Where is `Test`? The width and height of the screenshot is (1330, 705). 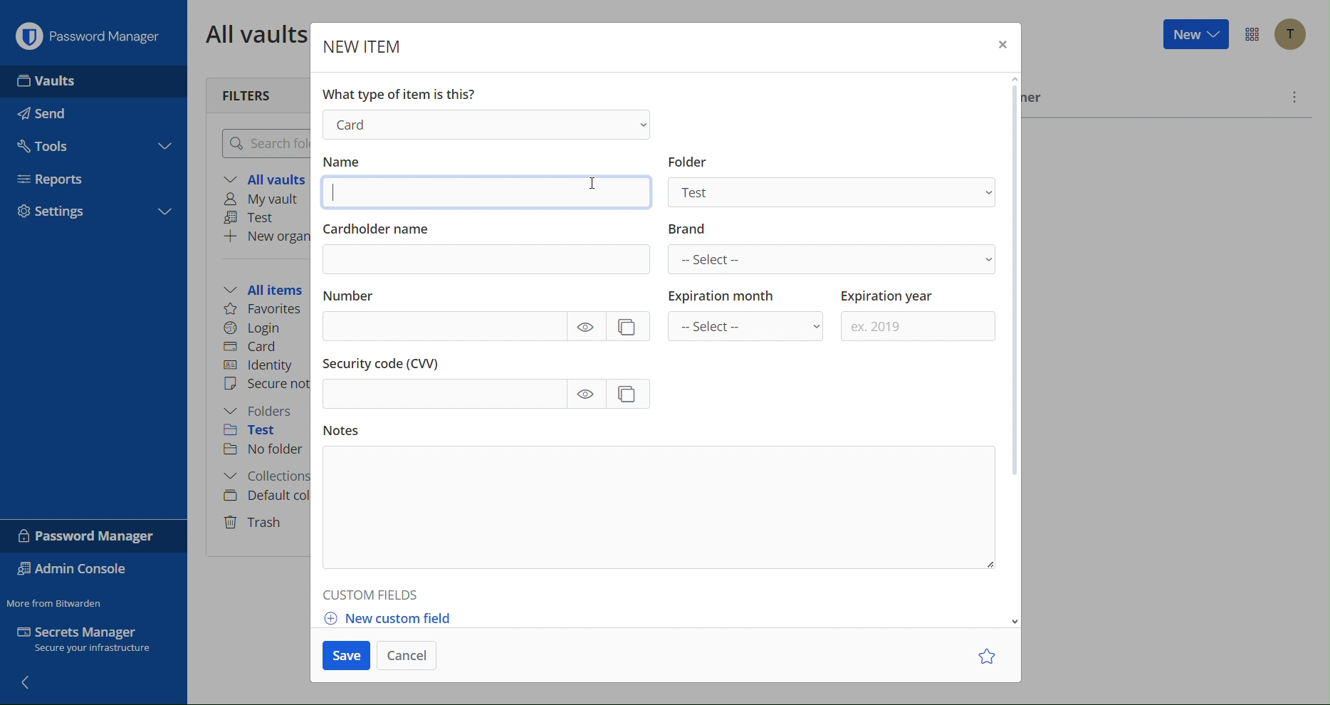 Test is located at coordinates (254, 216).